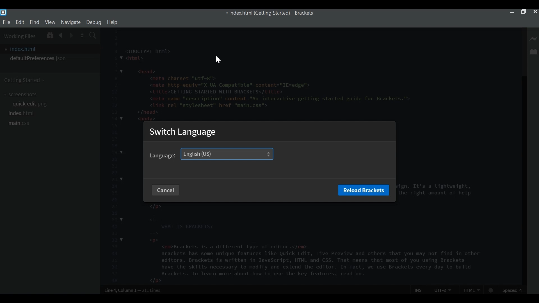  I want to click on Line 4, Column 1— 211 Lines, so click(133, 290).